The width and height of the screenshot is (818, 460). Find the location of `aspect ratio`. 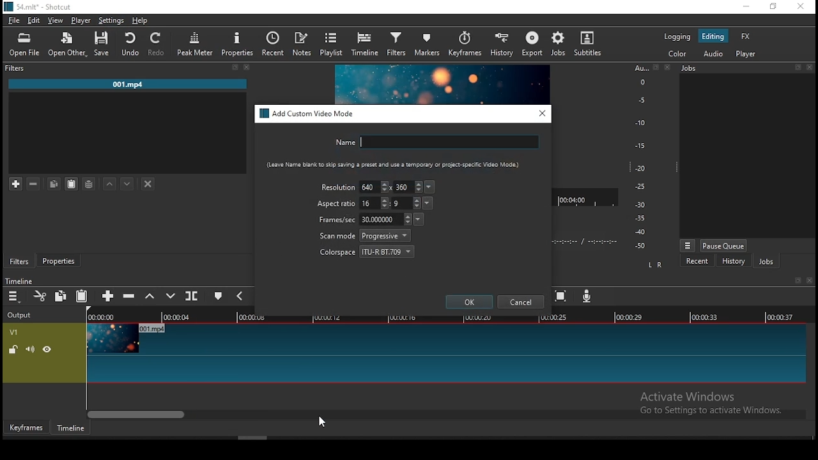

aspect ratio is located at coordinates (337, 204).